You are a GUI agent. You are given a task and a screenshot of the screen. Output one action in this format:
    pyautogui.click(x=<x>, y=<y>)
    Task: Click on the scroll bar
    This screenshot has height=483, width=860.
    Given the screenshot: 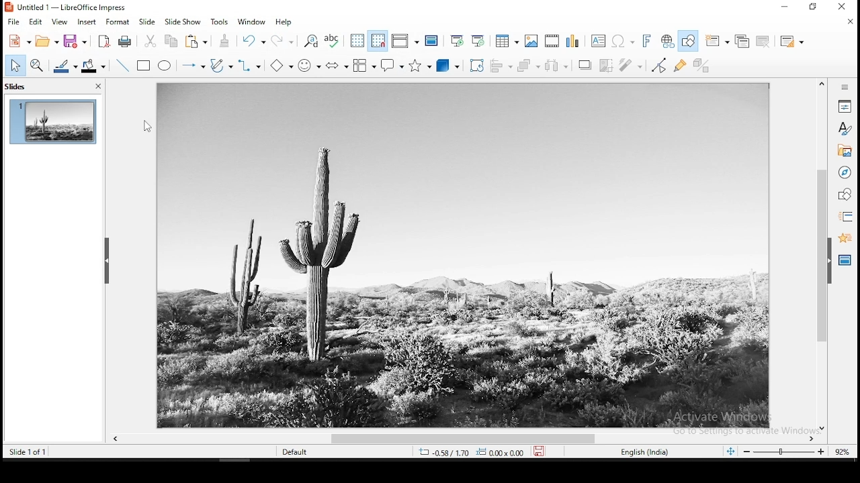 What is the action you would take?
    pyautogui.click(x=822, y=254)
    